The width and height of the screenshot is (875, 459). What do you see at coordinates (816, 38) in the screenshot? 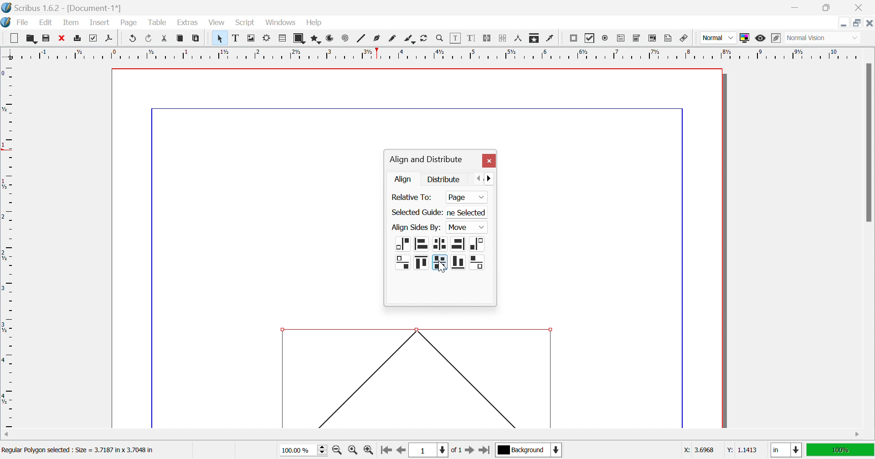
I see `normal vision` at bounding box center [816, 38].